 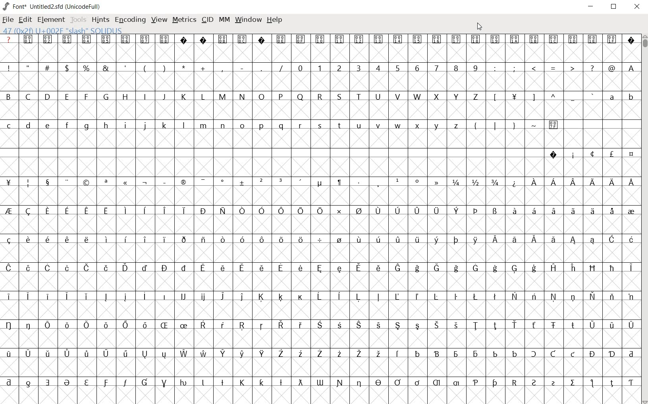 I want to click on CID, so click(x=207, y=20).